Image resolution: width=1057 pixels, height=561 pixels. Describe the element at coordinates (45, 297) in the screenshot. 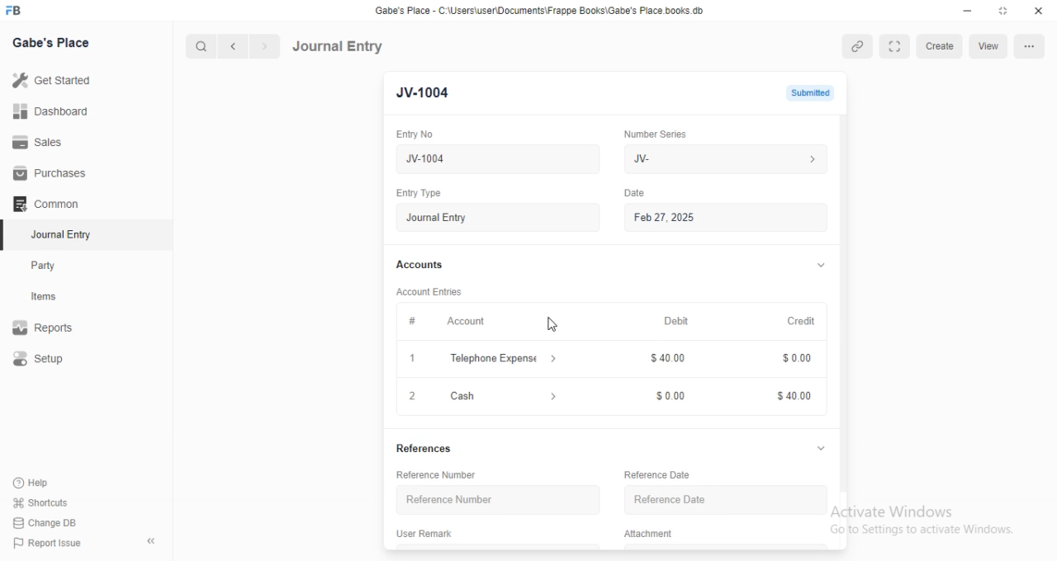

I see `Items` at that location.